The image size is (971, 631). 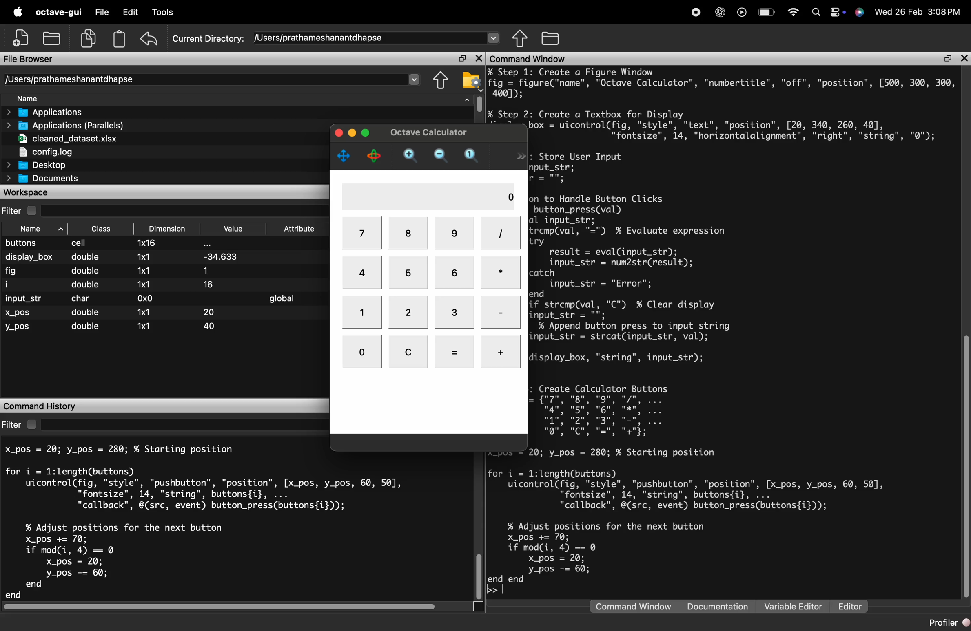 I want to click on display_box, so click(x=27, y=256).